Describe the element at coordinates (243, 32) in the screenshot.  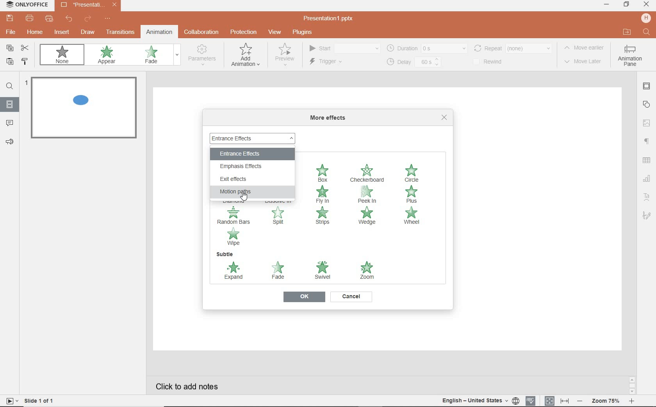
I see `protection` at that location.